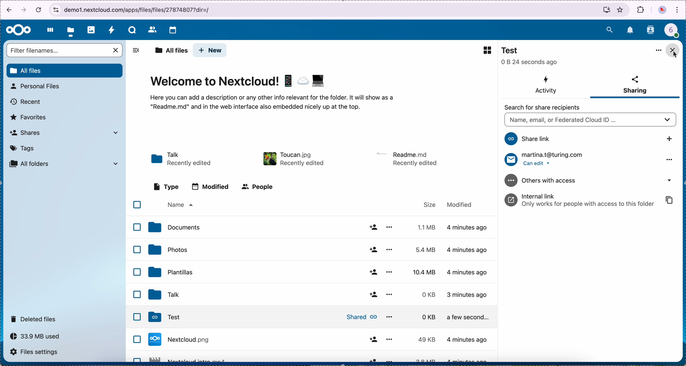 The width and height of the screenshot is (686, 366). I want to click on Talk, so click(317, 295).